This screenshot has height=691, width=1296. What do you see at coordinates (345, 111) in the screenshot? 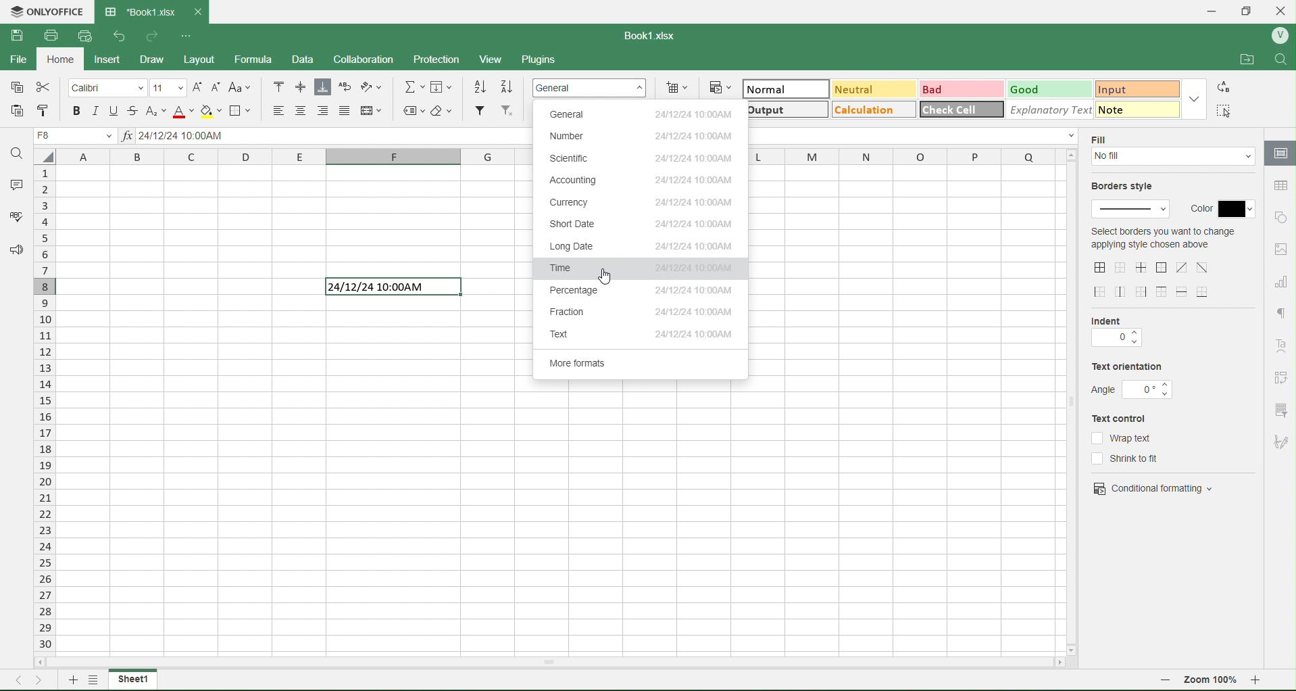
I see `Justified` at bounding box center [345, 111].